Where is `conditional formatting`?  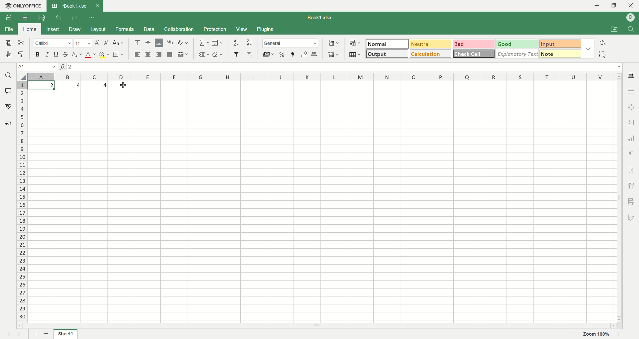 conditional formatting is located at coordinates (354, 44).